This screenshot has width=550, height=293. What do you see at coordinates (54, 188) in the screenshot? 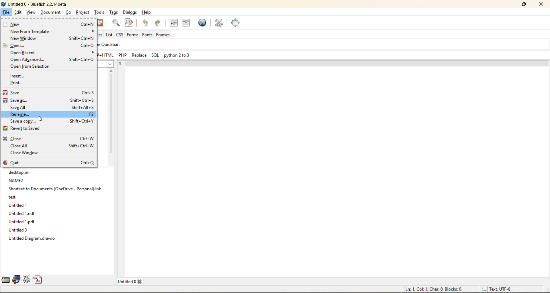
I see `Shortcut to Documents (OneDrive-Personal).Ink` at bounding box center [54, 188].